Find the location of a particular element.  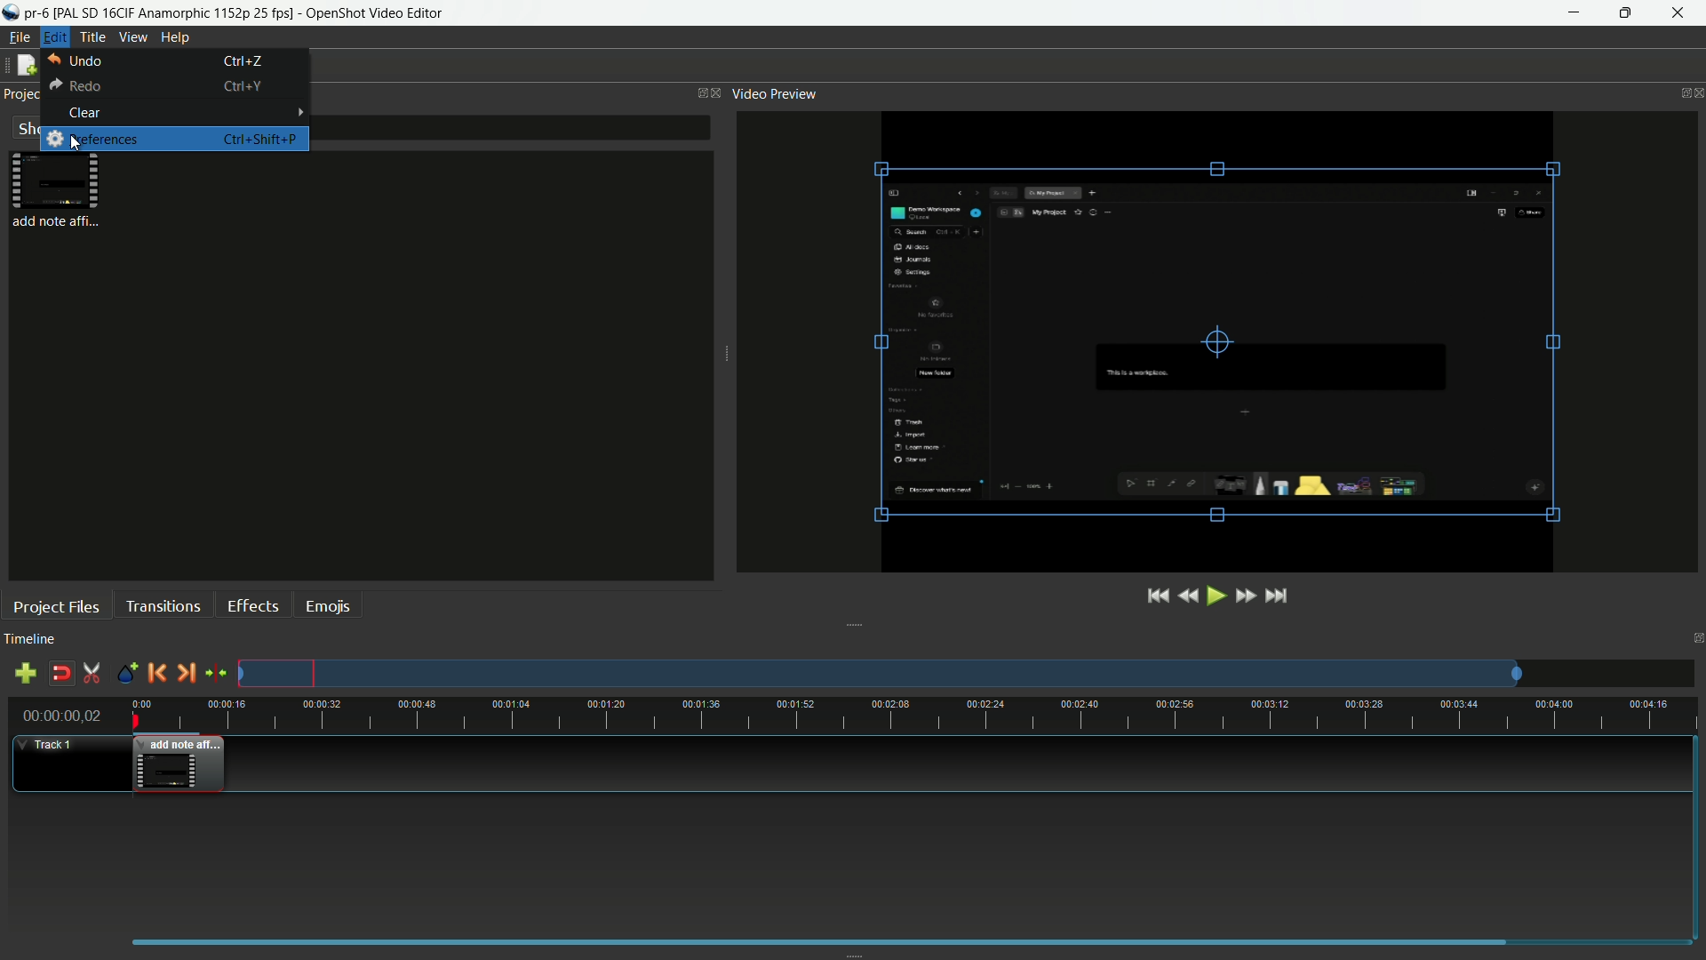

enable razor is located at coordinates (91, 673).